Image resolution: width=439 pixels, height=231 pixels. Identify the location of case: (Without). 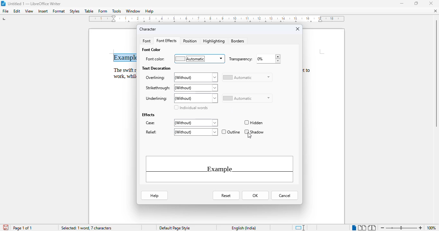
(181, 123).